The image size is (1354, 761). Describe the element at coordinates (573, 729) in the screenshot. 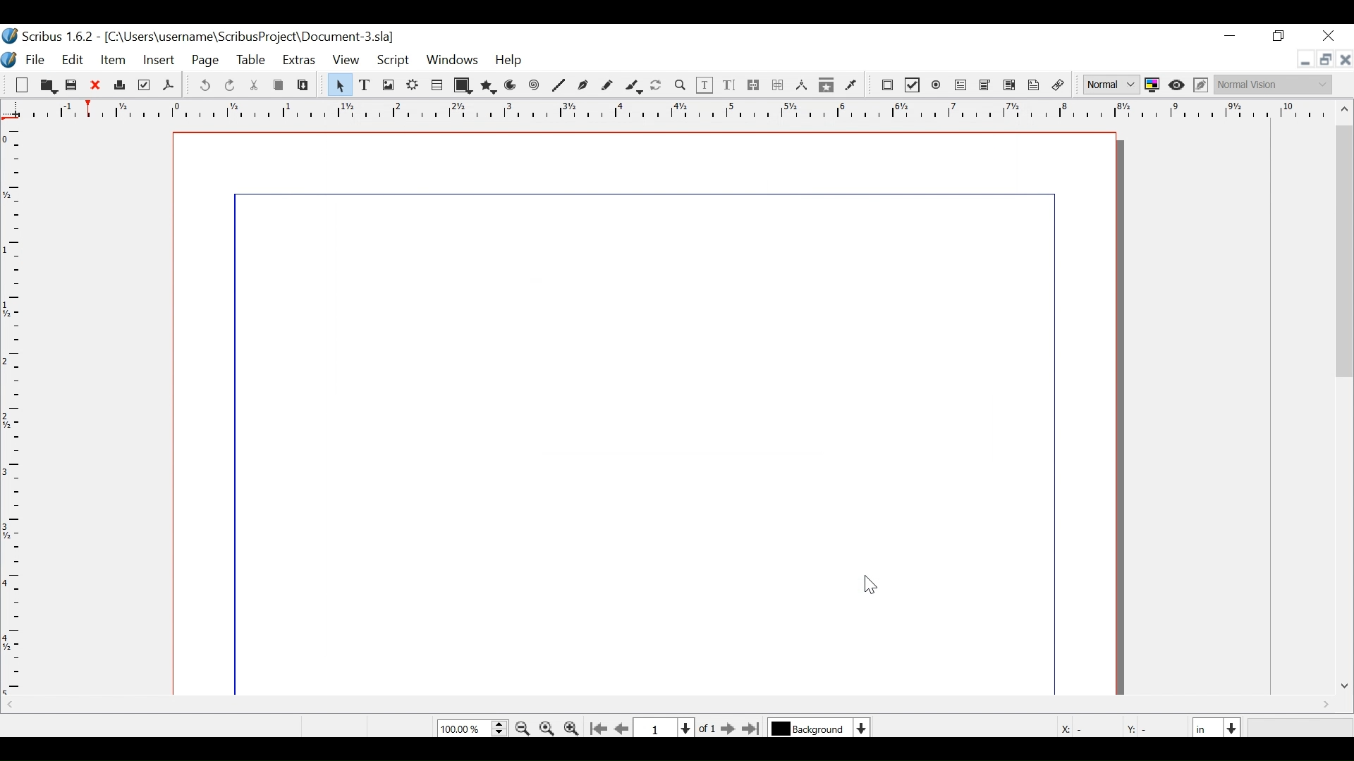

I see `Zoom out` at that location.